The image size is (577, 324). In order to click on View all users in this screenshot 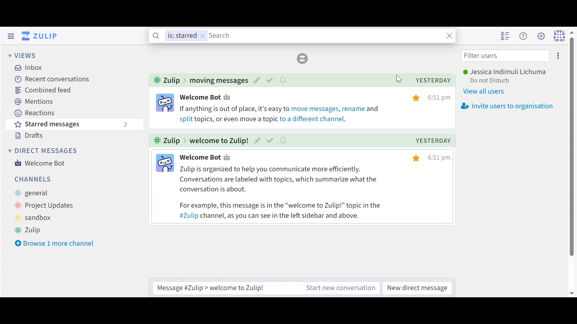, I will do `click(486, 92)`.